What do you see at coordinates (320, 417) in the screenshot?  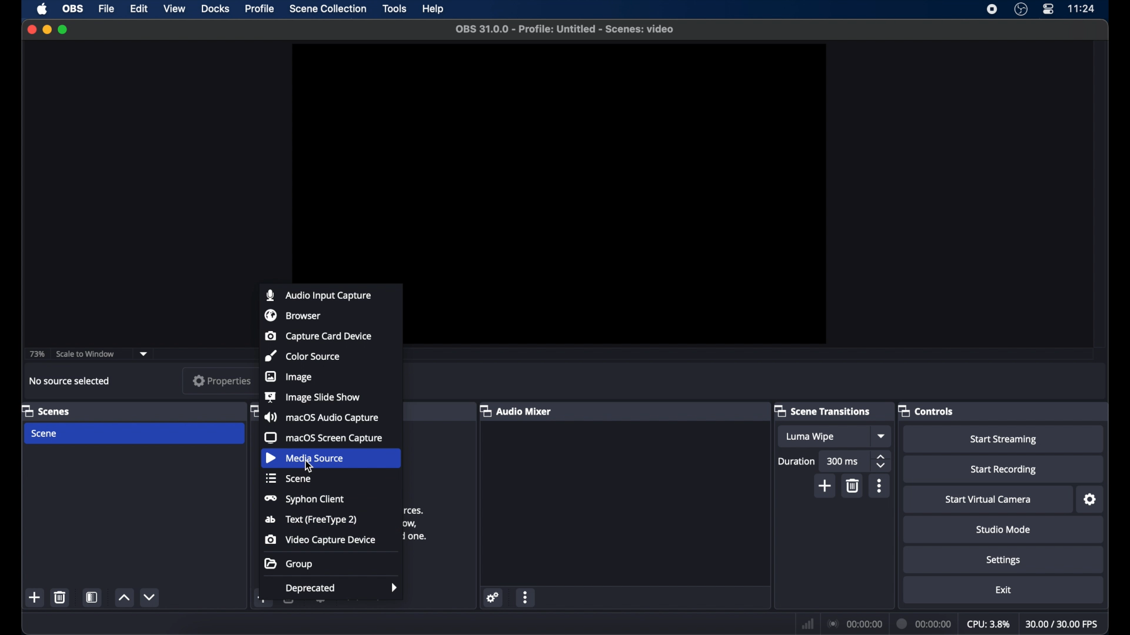 I see `macOS audio capture` at bounding box center [320, 417].